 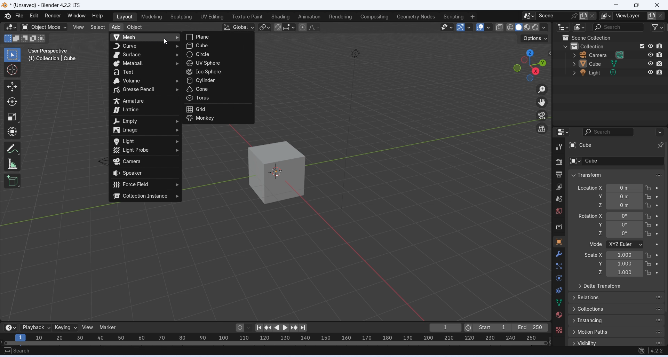 What do you see at coordinates (625, 216) in the screenshot?
I see `euler rotation` at bounding box center [625, 216].